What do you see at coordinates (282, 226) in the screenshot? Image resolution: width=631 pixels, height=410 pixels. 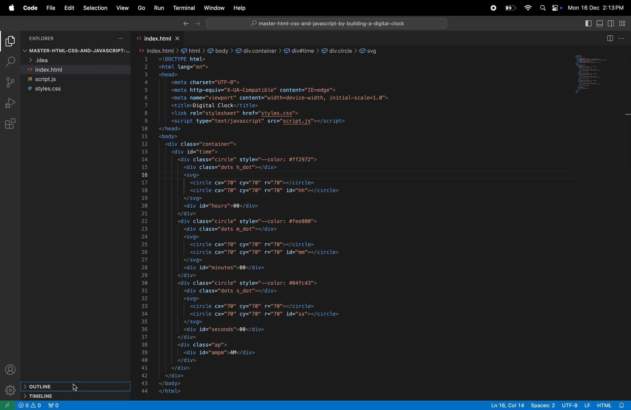 I see `<html lang="en">
<head>
<meta charset="UTF-8">
<meta http-equiv="X-UA-Compatible" content="IE=edge">
<meta name="viewport" content="width=device-width, initial-scale=1.0">
<title>Digital Clock</title>
<link rel="stylesheet" href="styles.css">
<script type="text/javascript" src="script.js"></script>
</head>
<body>
<div class="container">
<div id="time">
<div class="circle" style="--color: #ff2972">
<div class="dots h_dot"></div>
<svg>
<circle cx="70" cy="70" r="70"></circle>
<circle cx="70" cy="70" r="70" id="hh"></circle>
</svg>
<div id="hours">00</div>
</div>
<div class="circle" style="--color: #fee800">
<div class="dots m_dot"></div>
<svg>
<circle cx="70" cy="70" r="70"></circle>
<circle cx="70" cy="70" r="70" id="mm"></circle>
</svg>
<div id="minutes">00</div>
</div>
<div class="circle" style="--color: #04fc43">
<div class="dots s_dot"></div>
<svg>
<circle cx="70" cy="70" r="70"></circle>
<circle cx="70" cy="70" r="70" id="ss"></circle>
</svg>
<div id="seconds">00</div>
</div>
<div class="ap">
<div id="ampm">AM</div>
</div>
</div>
</div>
</body>
</html>` at bounding box center [282, 226].